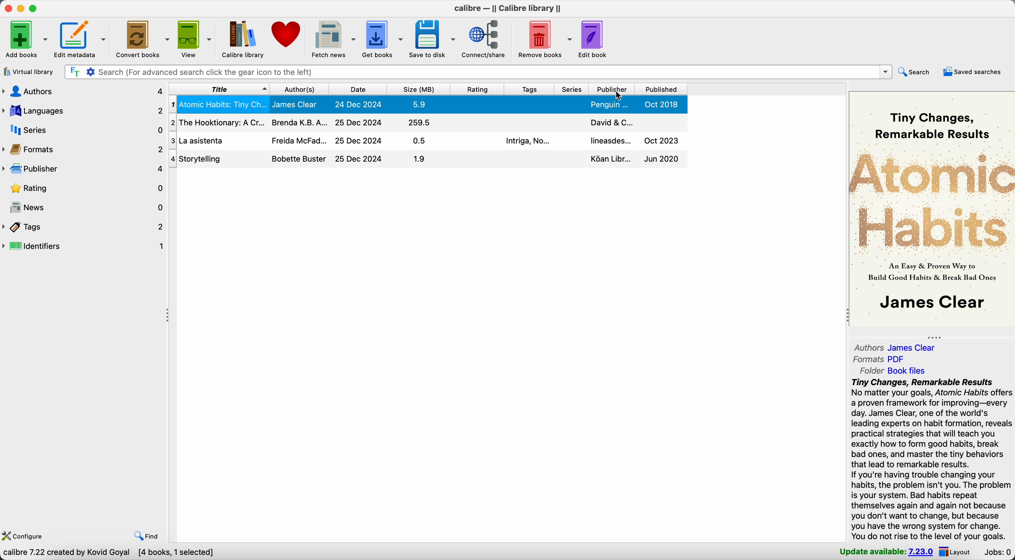 The width and height of the screenshot is (1015, 560). Describe the element at coordinates (219, 89) in the screenshot. I see `title` at that location.